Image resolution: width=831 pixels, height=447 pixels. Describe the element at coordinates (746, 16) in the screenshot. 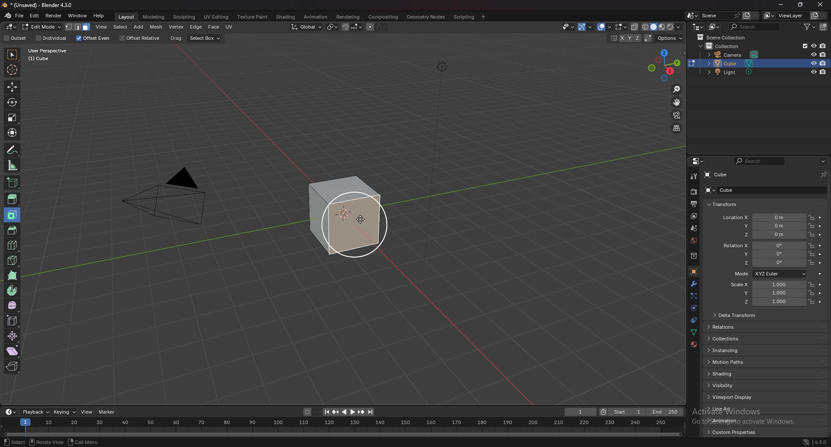

I see `add scene` at that location.